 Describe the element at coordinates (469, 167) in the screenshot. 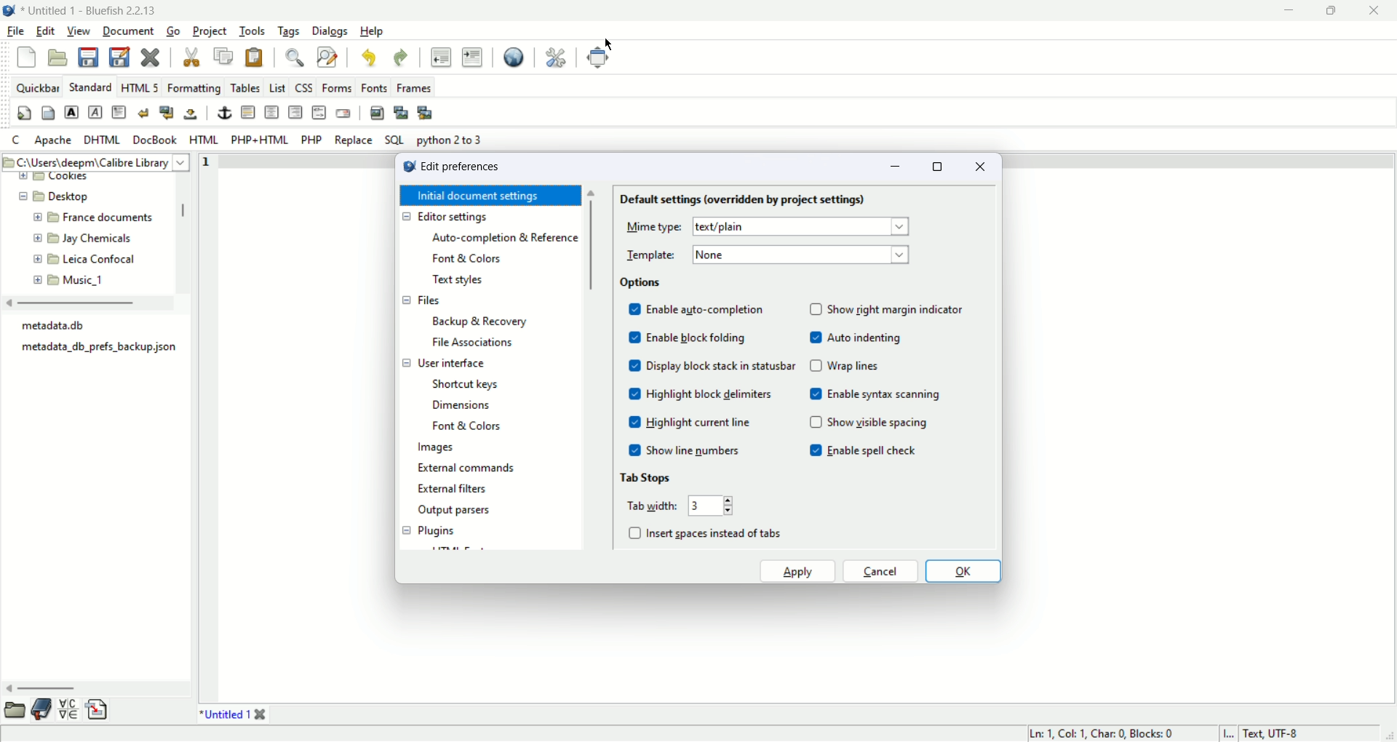

I see `Edit preferences` at that location.